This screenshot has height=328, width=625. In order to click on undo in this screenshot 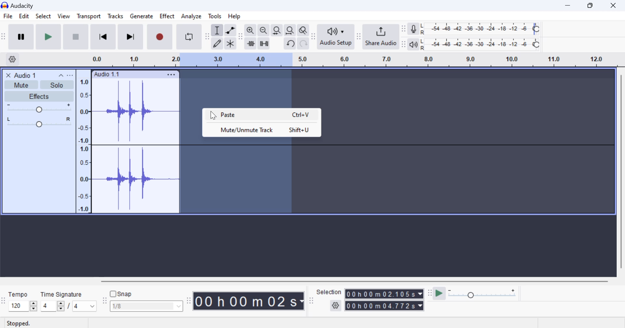, I will do `click(291, 44)`.